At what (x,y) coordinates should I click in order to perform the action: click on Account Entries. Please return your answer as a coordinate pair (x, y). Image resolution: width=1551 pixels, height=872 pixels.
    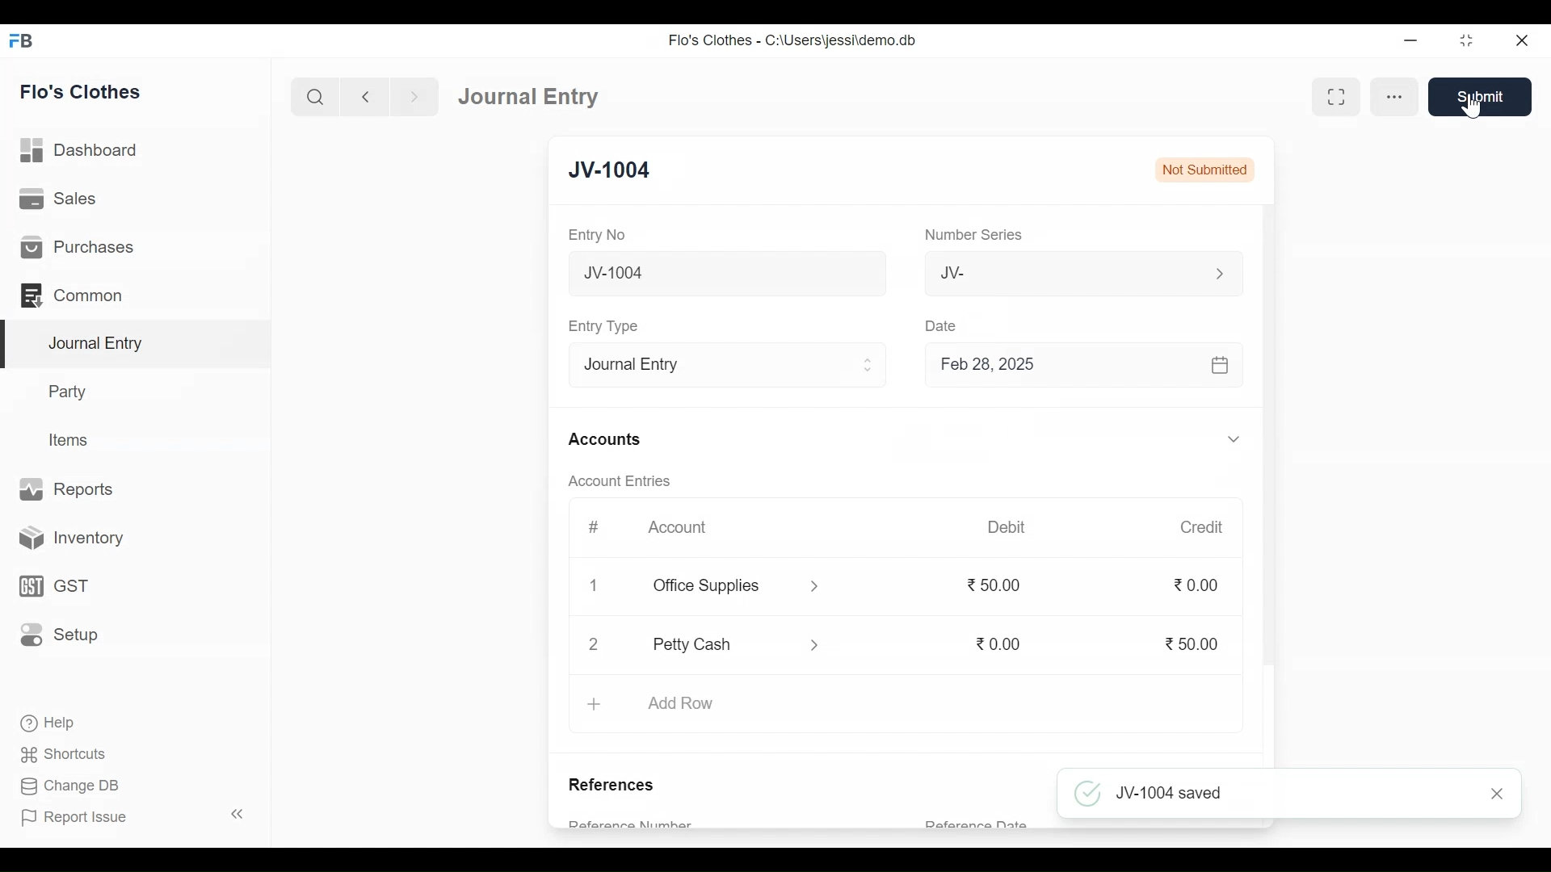
    Looking at the image, I should click on (619, 480).